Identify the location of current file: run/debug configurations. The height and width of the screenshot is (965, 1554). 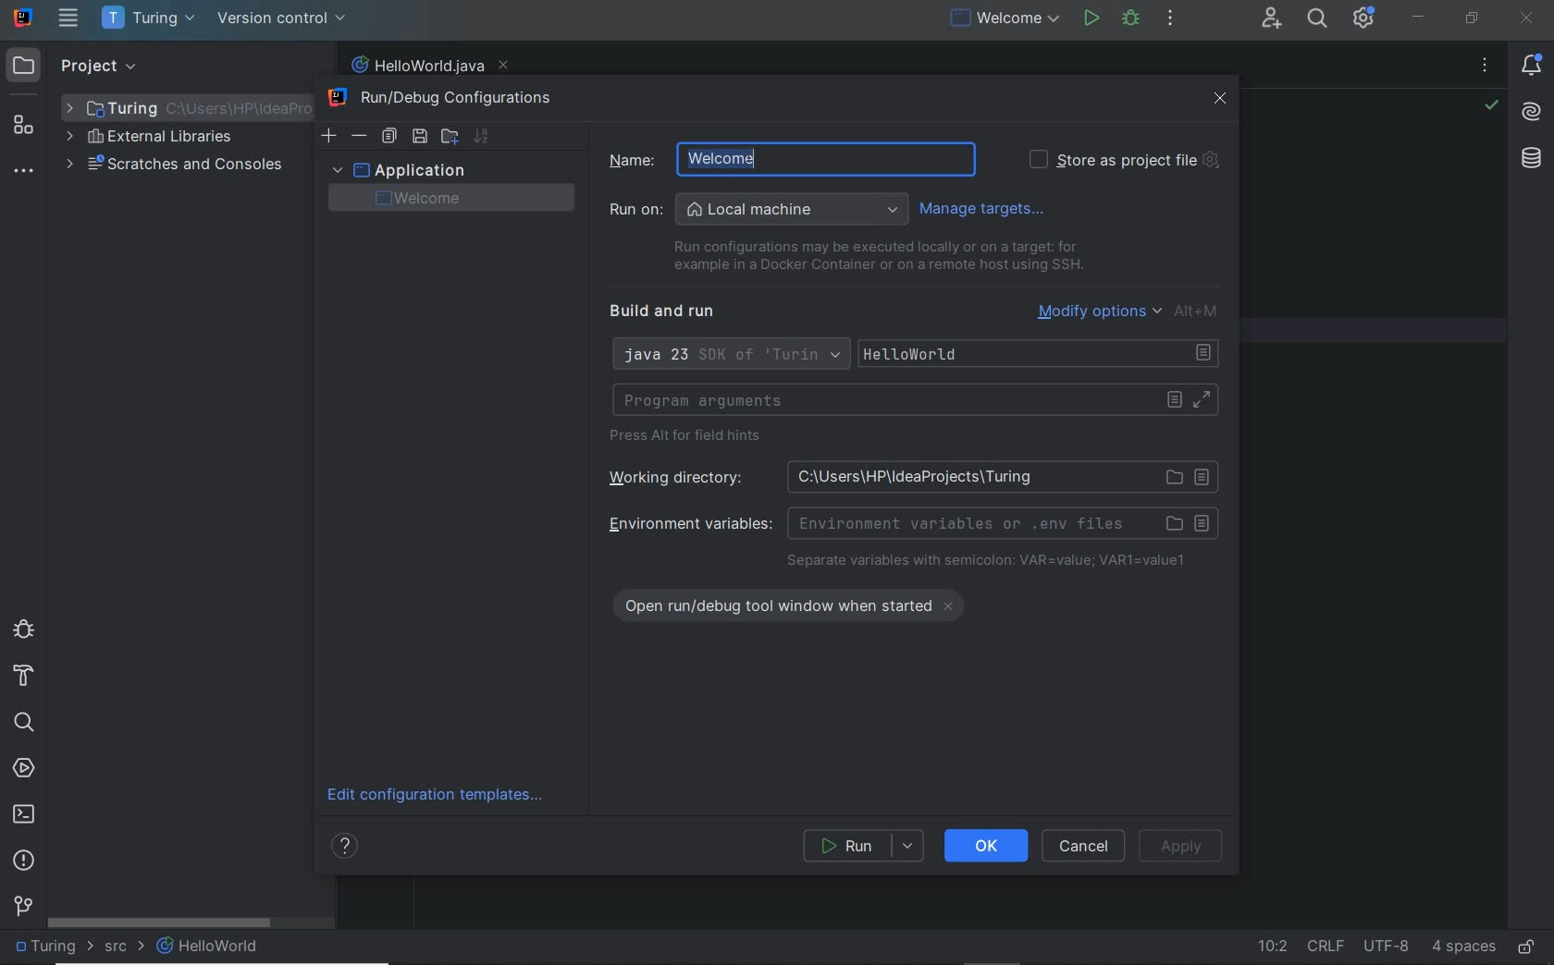
(1003, 19).